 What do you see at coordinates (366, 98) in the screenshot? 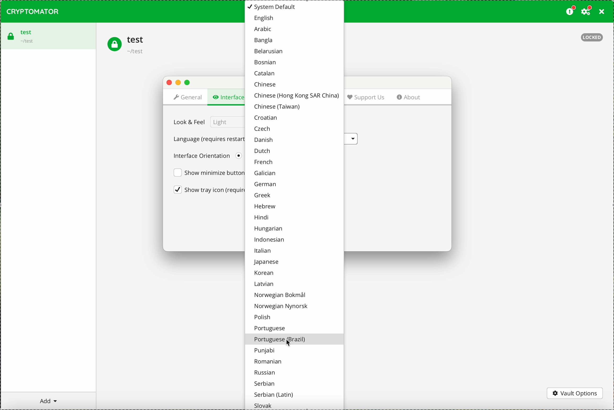
I see `support us` at bounding box center [366, 98].